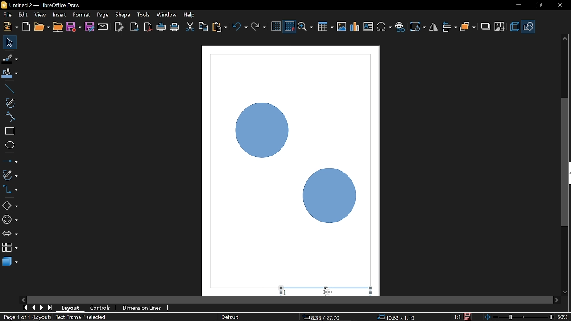  I want to click on Scaling factor, so click(457, 317).